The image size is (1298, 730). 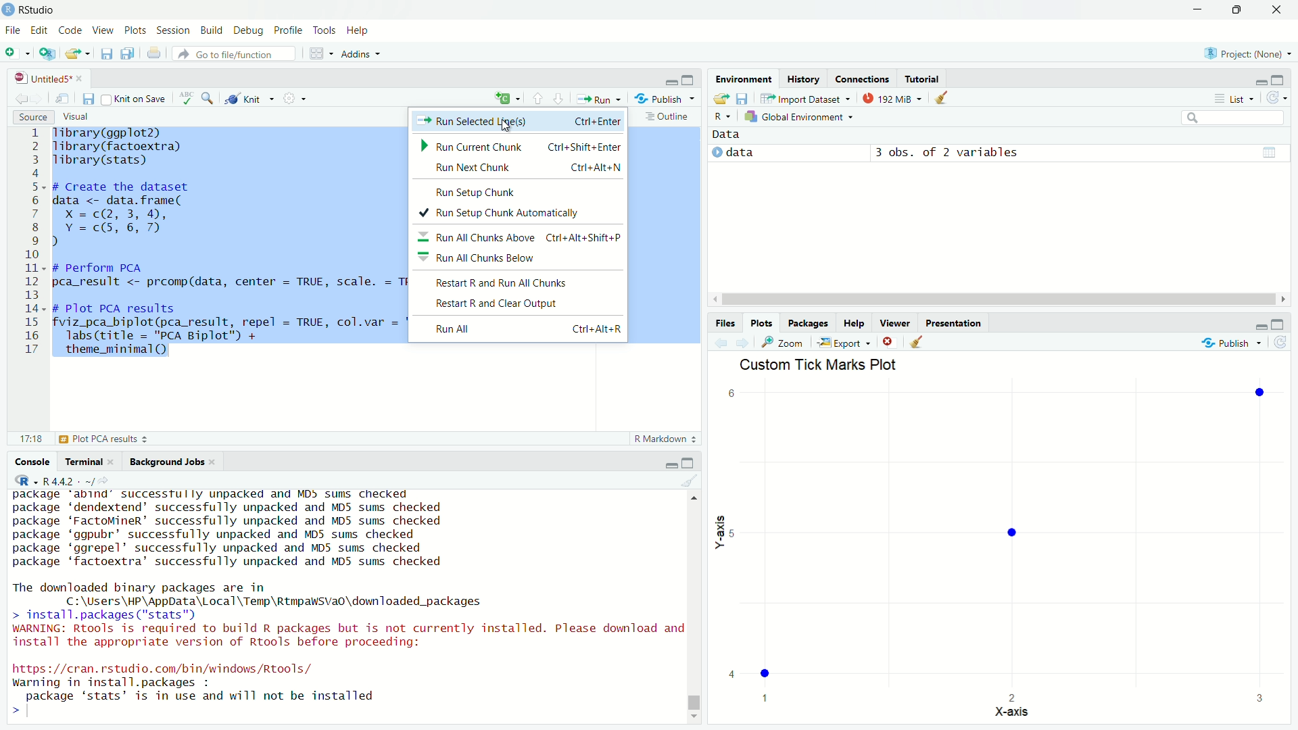 I want to click on profile, so click(x=289, y=31).